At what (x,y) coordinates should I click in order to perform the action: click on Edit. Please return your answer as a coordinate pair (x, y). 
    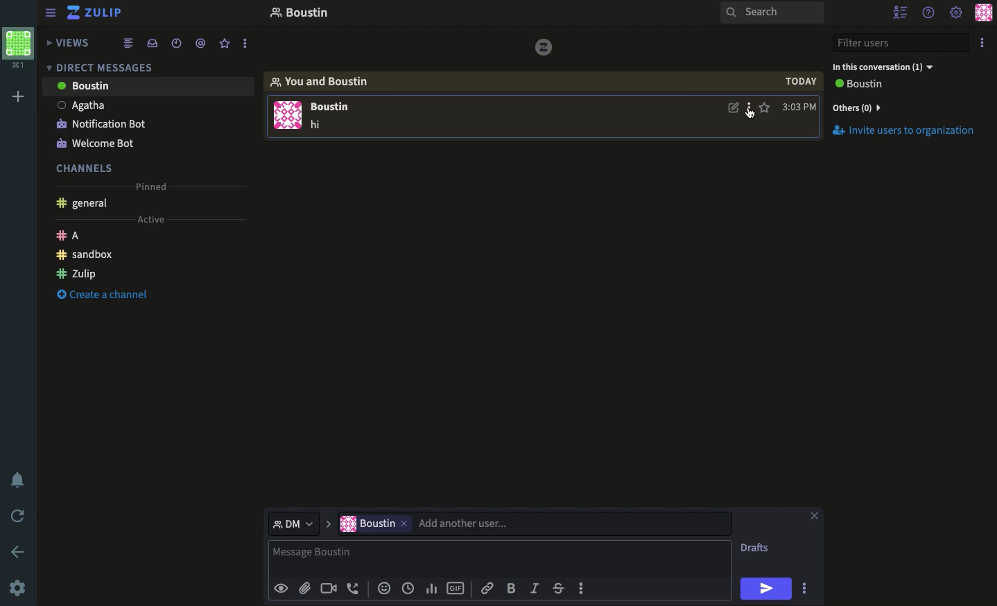
    Looking at the image, I should click on (734, 110).